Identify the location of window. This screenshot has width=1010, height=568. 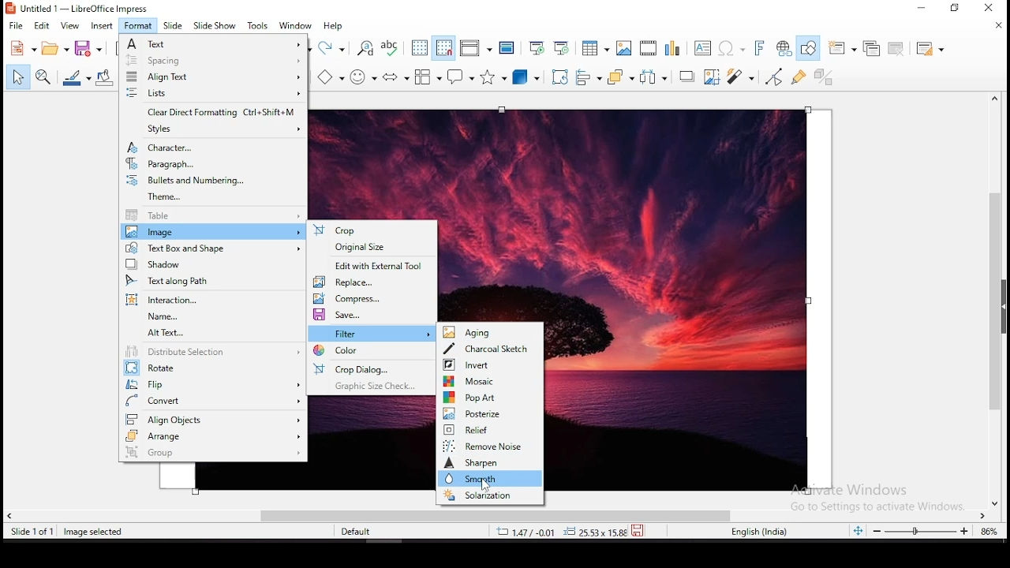
(297, 25).